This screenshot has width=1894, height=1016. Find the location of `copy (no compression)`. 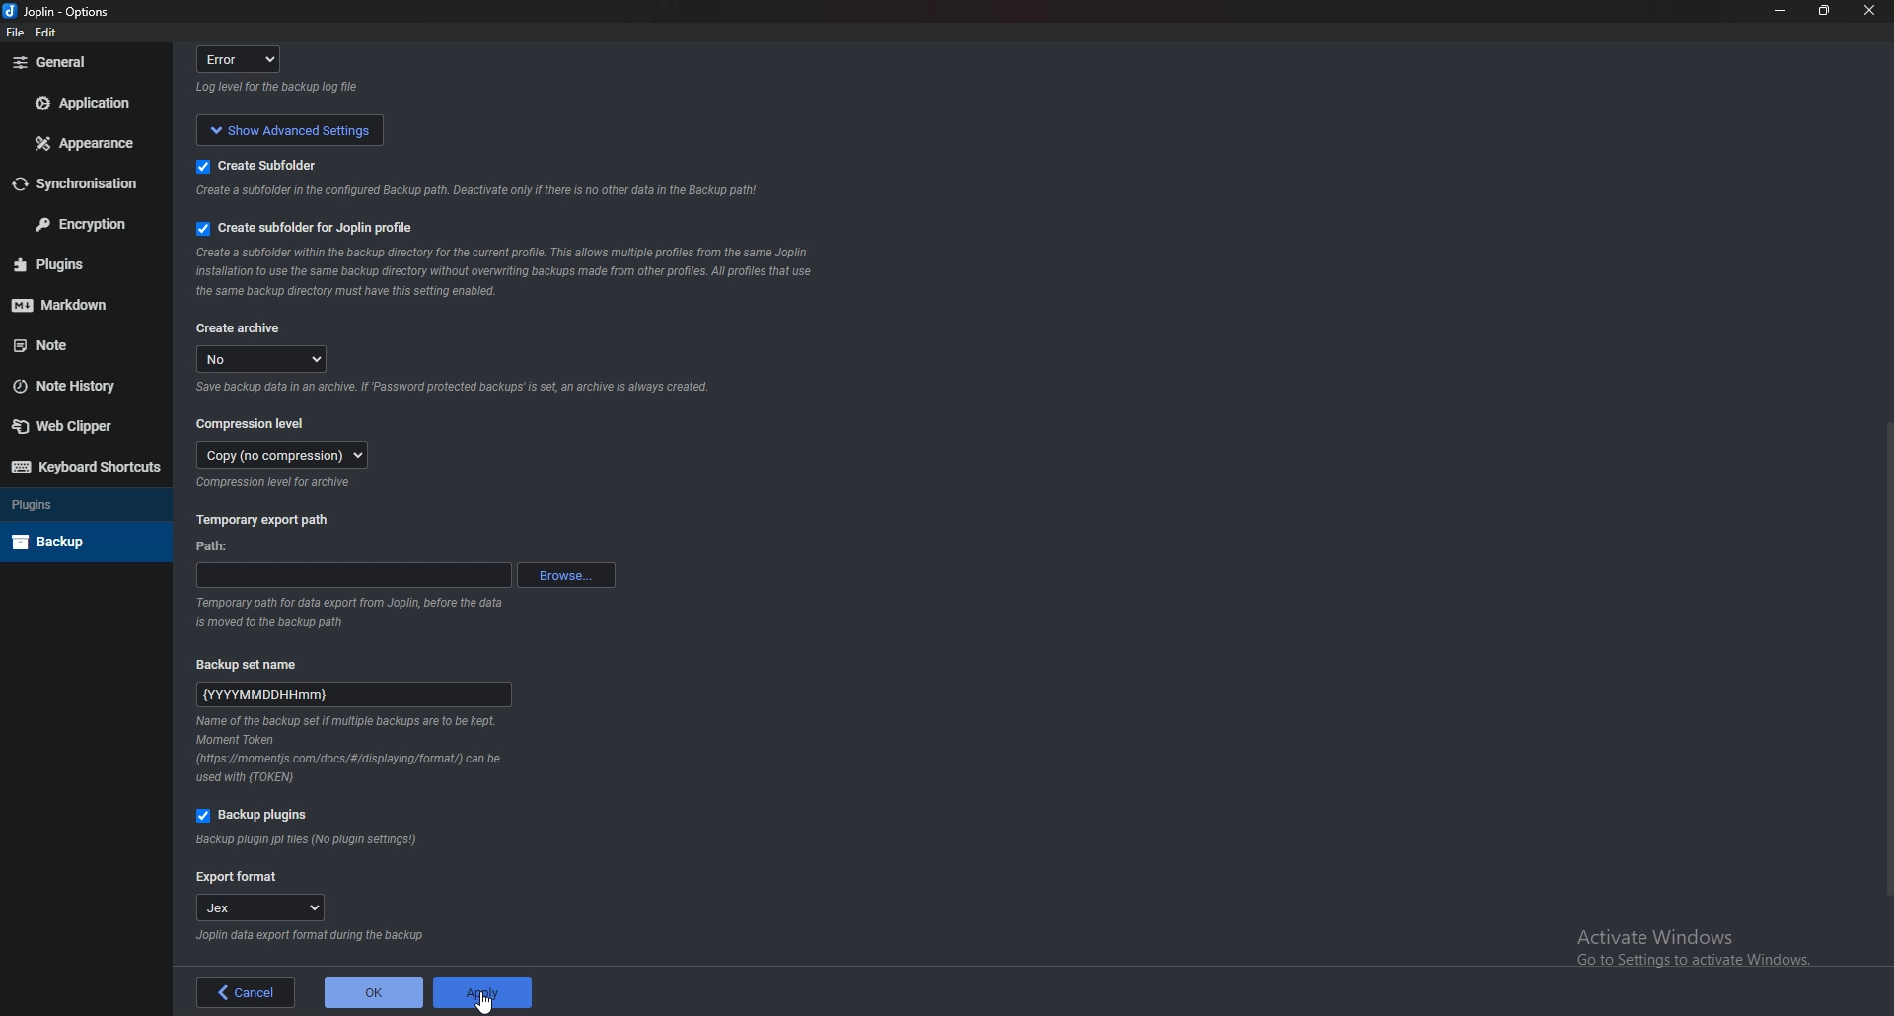

copy (no compression) is located at coordinates (283, 455).